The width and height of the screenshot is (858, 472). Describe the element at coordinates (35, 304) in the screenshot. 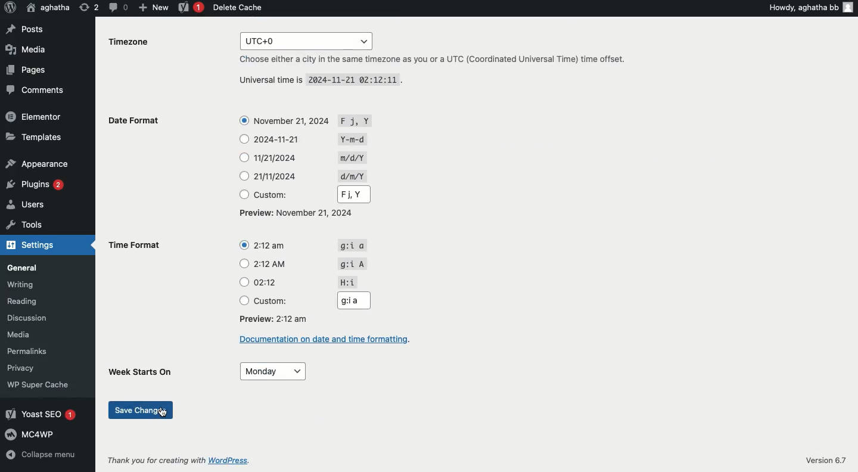

I see `Reading` at that location.